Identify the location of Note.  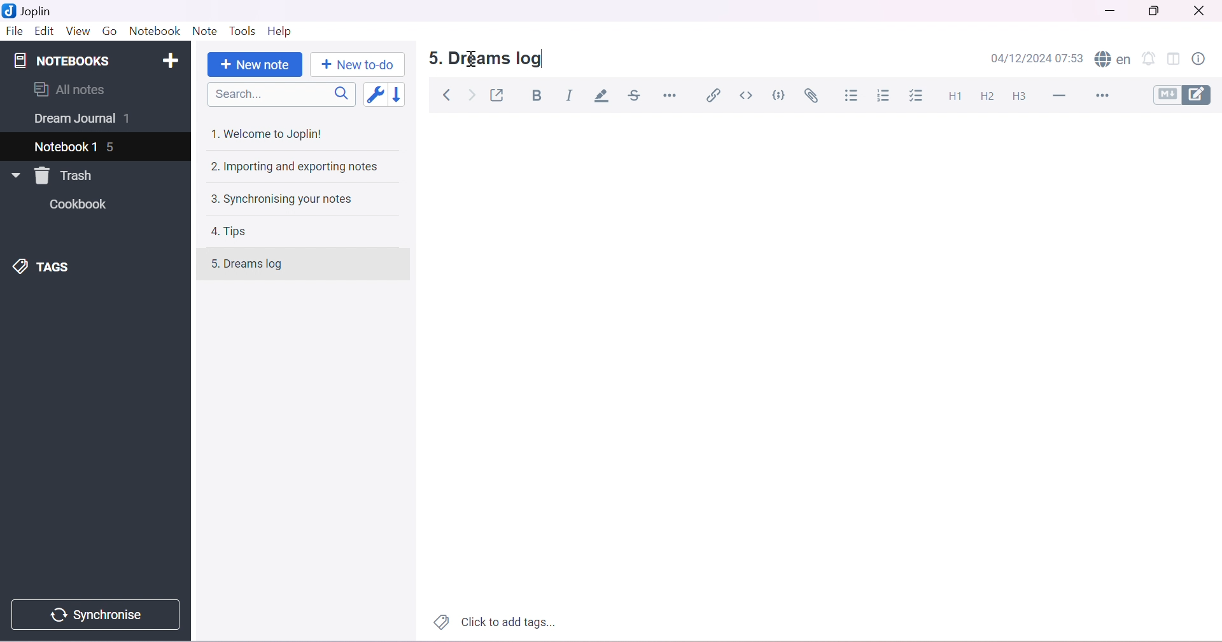
(204, 32).